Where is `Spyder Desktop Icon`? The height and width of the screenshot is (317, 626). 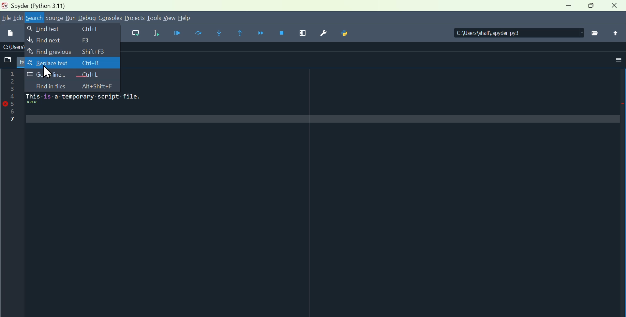
Spyder Desktop Icon is located at coordinates (4, 6).